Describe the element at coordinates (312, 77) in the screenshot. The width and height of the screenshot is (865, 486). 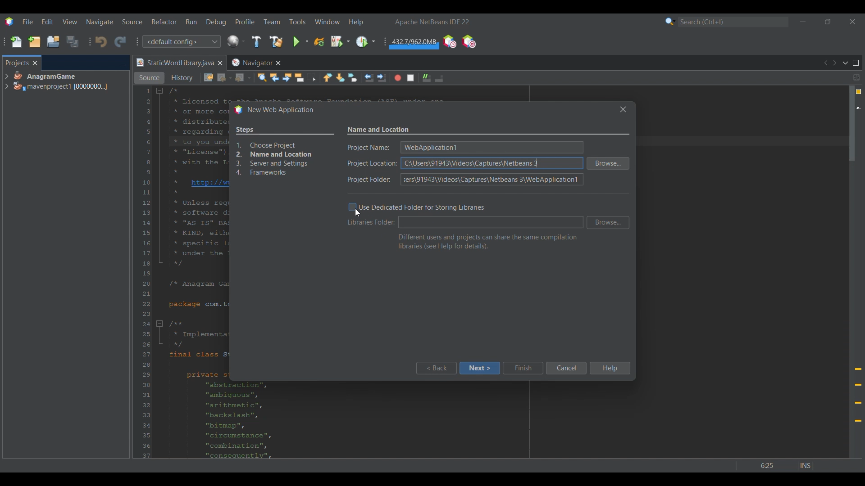
I see `Toggle rectangular selection` at that location.